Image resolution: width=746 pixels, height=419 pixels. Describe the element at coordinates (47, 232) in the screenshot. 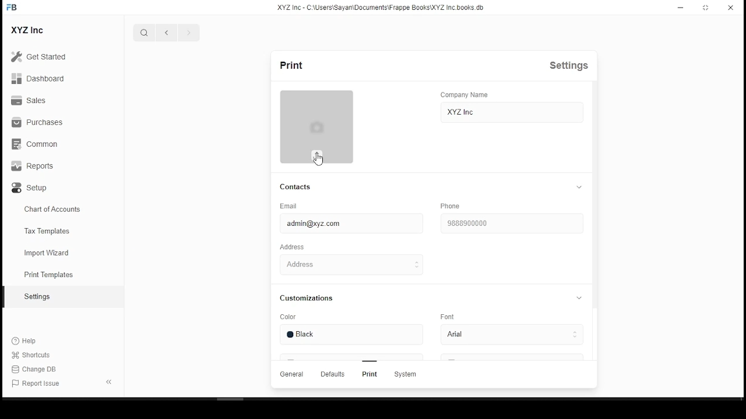

I see `Tax templates` at that location.